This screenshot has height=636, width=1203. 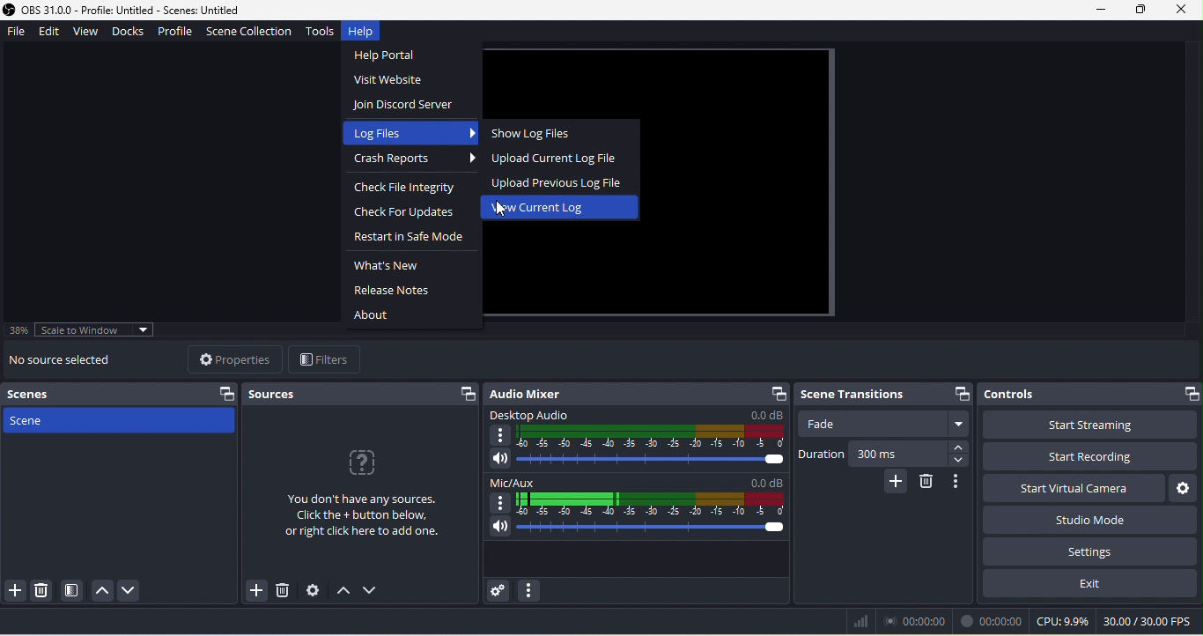 I want to click on help, so click(x=367, y=32).